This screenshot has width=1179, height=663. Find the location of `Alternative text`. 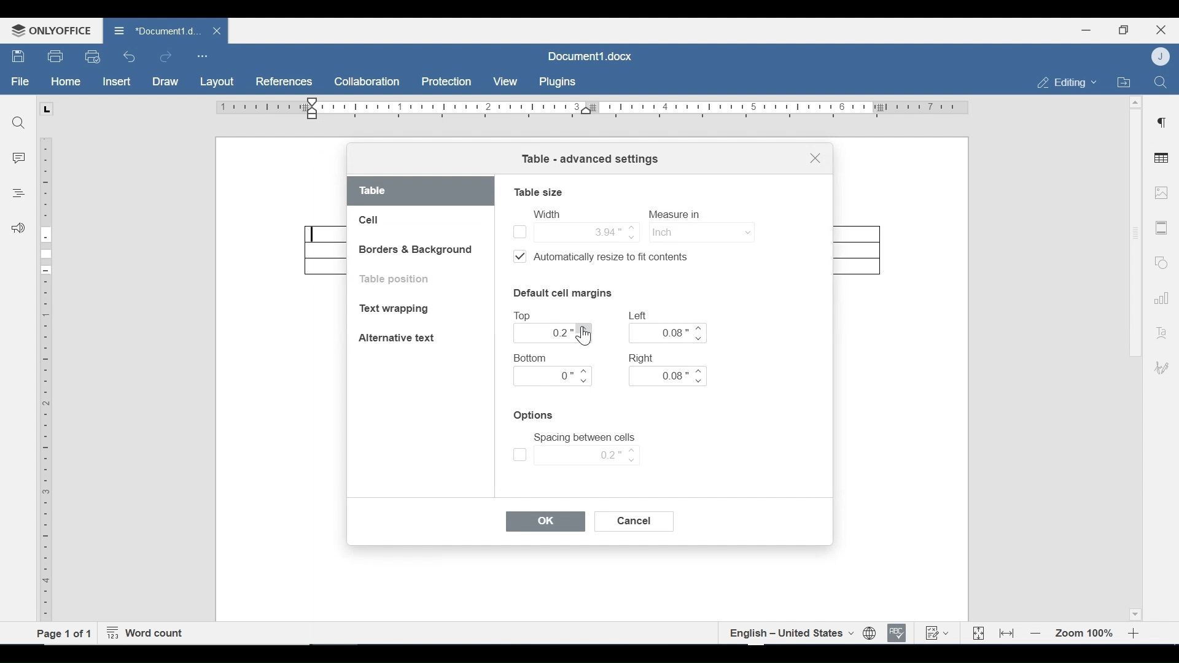

Alternative text is located at coordinates (397, 338).